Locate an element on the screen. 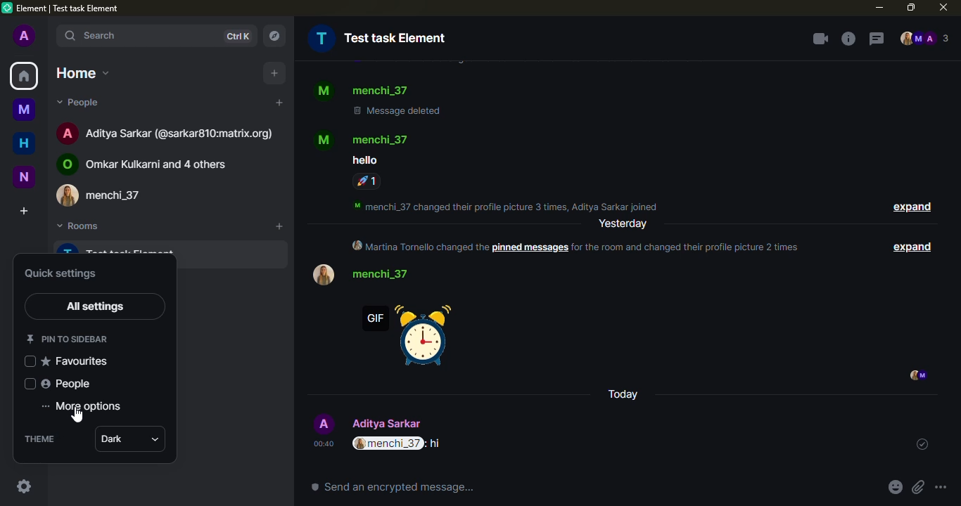 The image size is (961, 506). quick settings is located at coordinates (61, 273).